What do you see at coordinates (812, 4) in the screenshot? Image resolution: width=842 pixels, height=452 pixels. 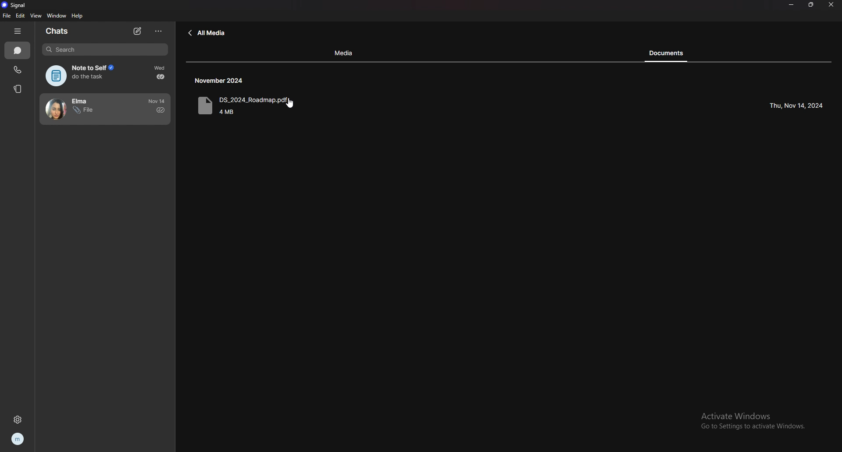 I see `resize` at bounding box center [812, 4].